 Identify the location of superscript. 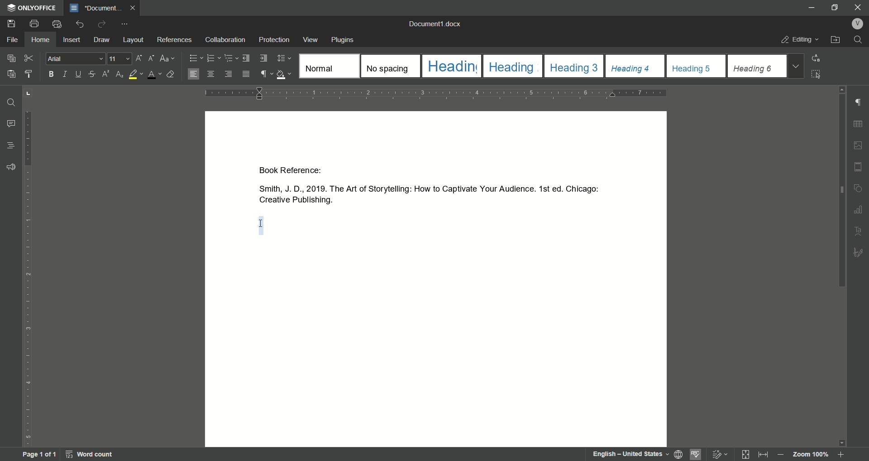
(105, 75).